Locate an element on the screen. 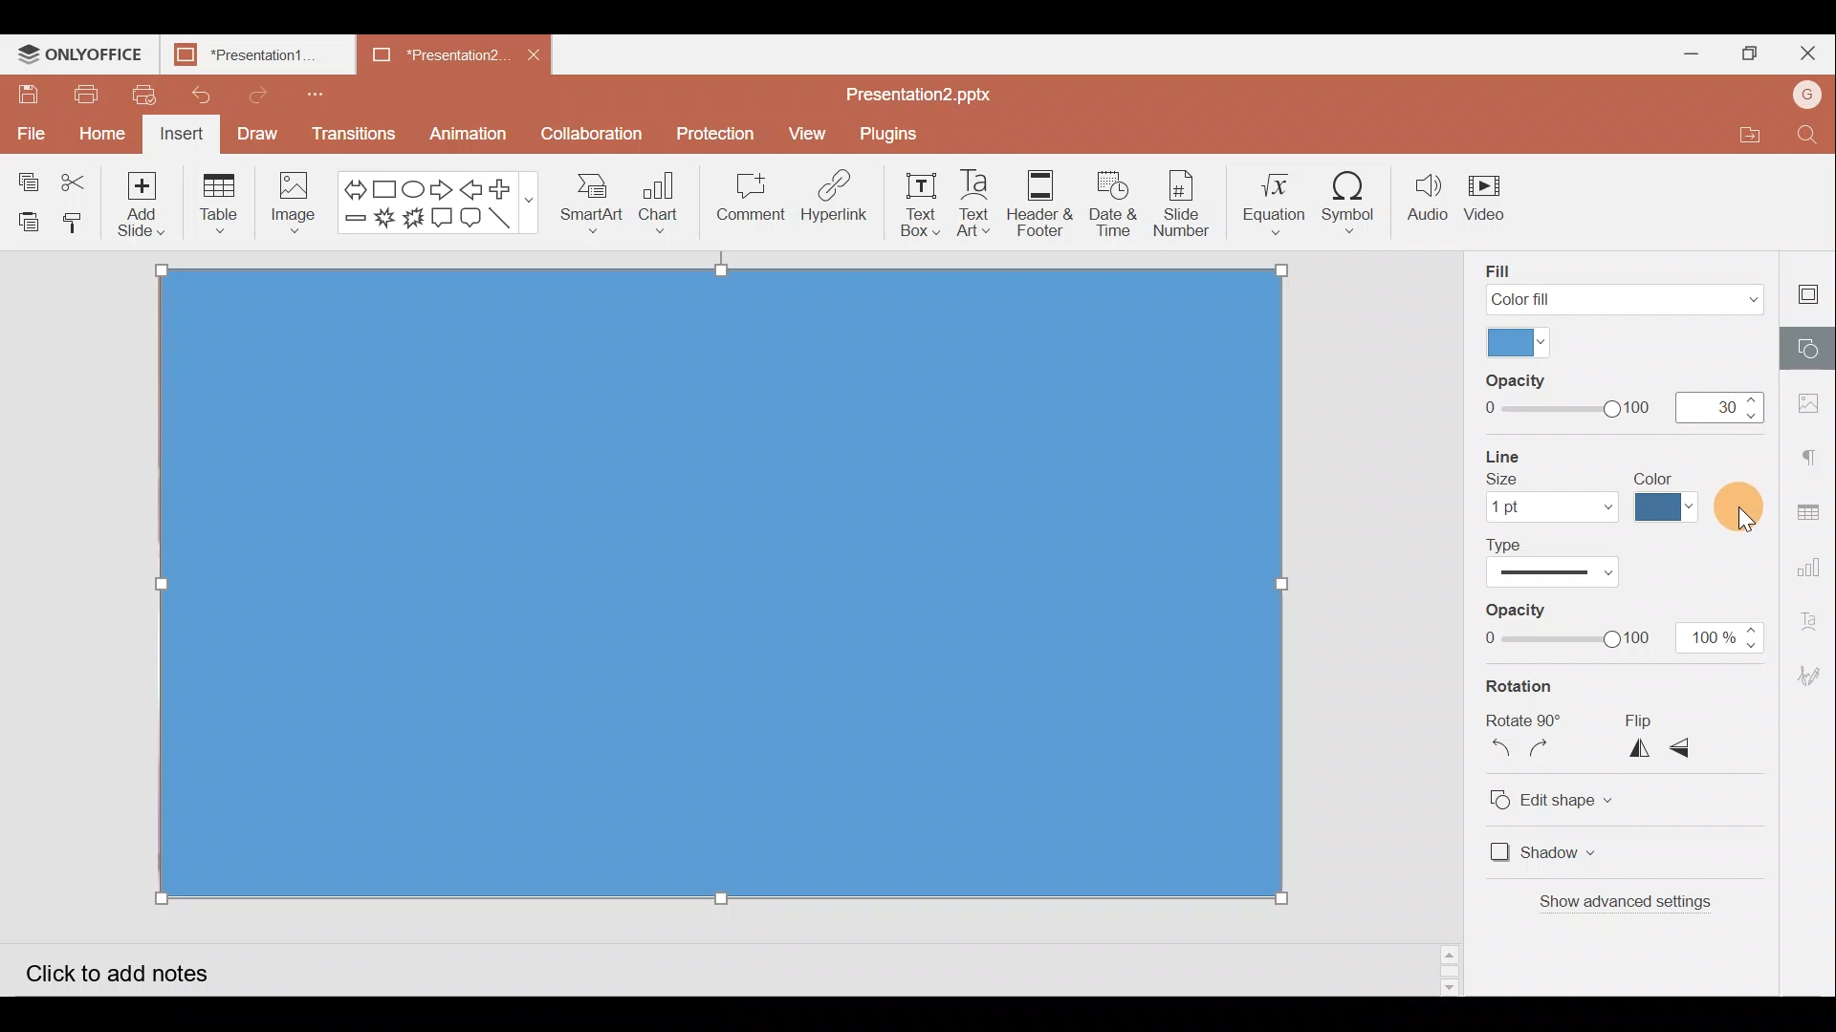 The height and width of the screenshot is (1032, 1836). Transitions is located at coordinates (352, 134).